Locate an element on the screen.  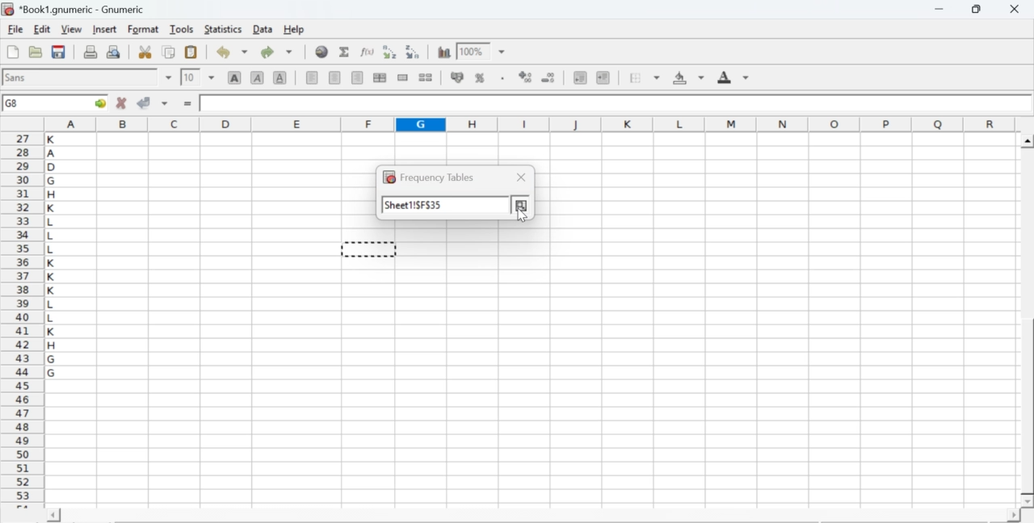
save current workbook is located at coordinates (59, 52).